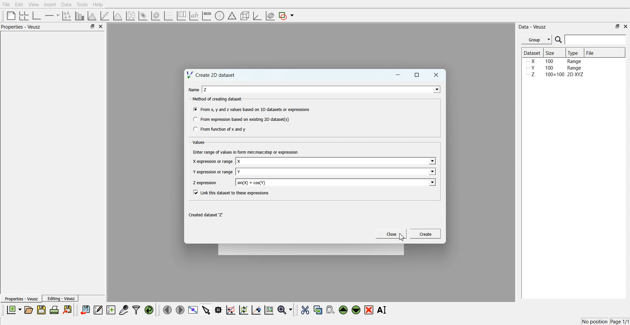 This screenshot has height=325, width=630. What do you see at coordinates (241, 119) in the screenshot?
I see `Sl (7 From expression based on existing 2D dataset(s)` at bounding box center [241, 119].